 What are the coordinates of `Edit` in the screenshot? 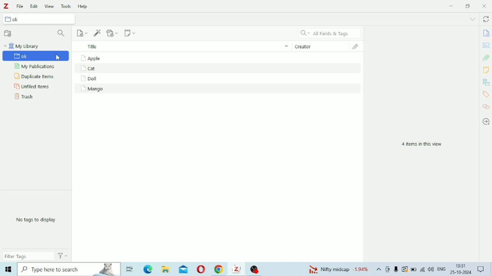 It's located at (33, 6).